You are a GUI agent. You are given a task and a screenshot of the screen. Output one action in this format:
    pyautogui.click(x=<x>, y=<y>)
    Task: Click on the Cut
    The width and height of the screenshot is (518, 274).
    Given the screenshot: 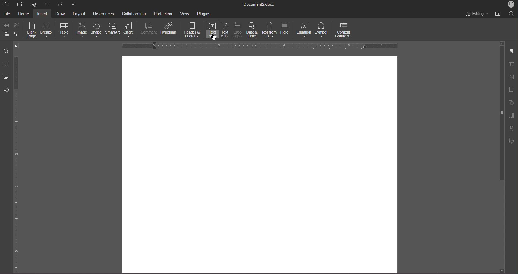 What is the action you would take?
    pyautogui.click(x=17, y=24)
    